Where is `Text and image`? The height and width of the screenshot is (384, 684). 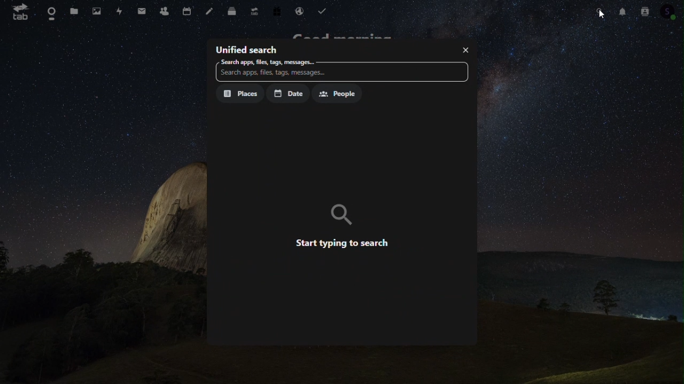 Text and image is located at coordinates (344, 224).